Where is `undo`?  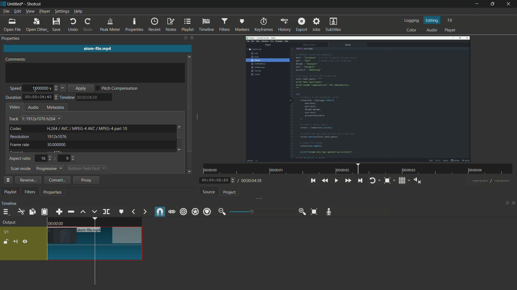 undo is located at coordinates (73, 25).